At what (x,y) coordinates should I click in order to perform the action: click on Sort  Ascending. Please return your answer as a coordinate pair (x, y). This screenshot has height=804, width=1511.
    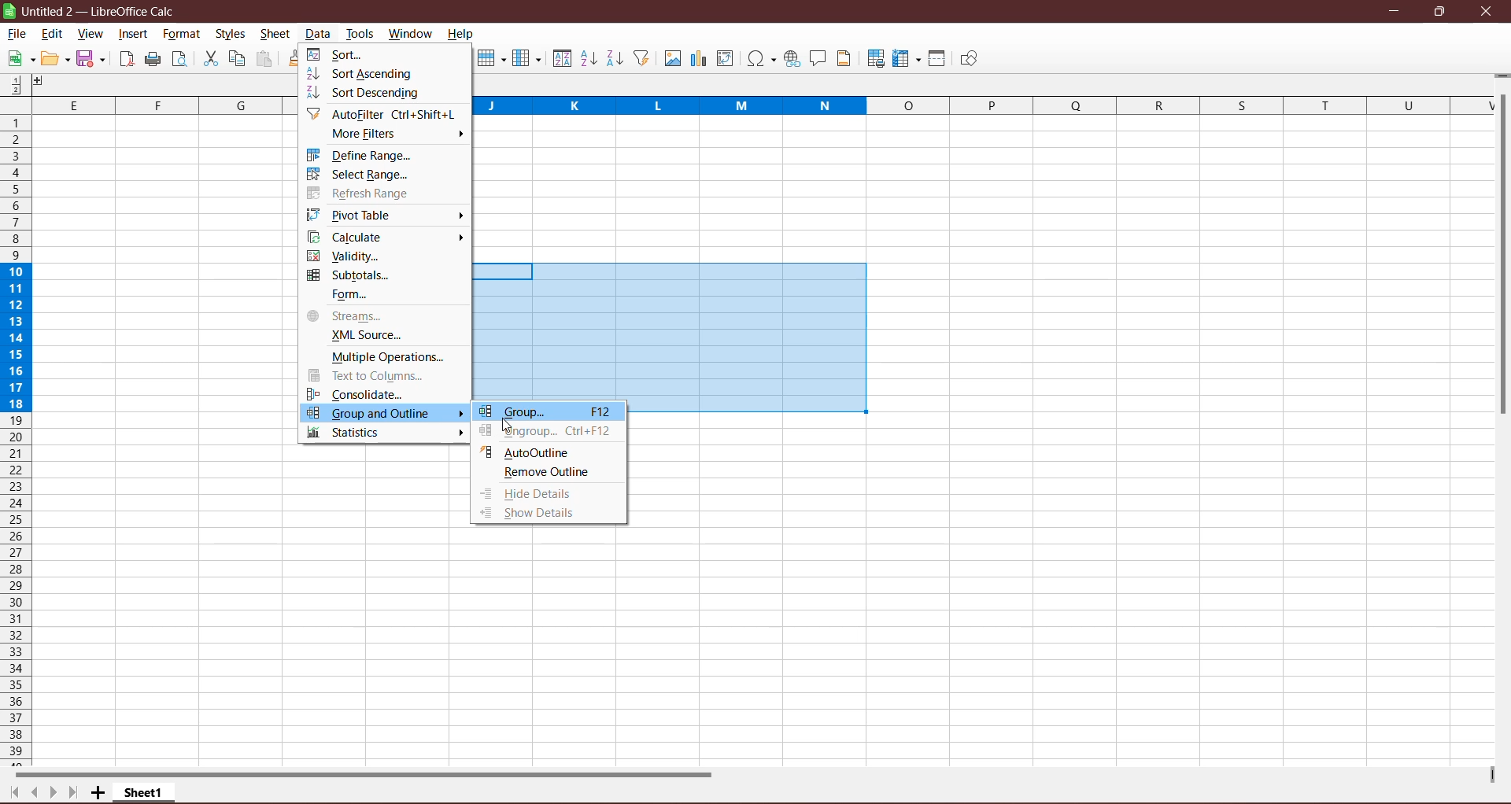
    Looking at the image, I should click on (588, 58).